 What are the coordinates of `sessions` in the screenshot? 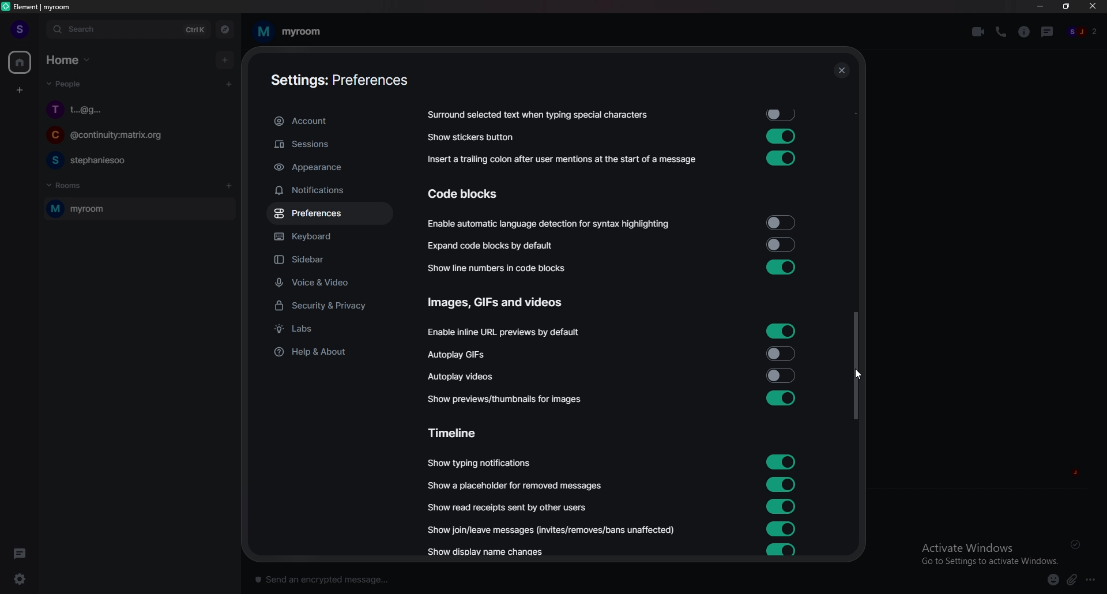 It's located at (329, 145).